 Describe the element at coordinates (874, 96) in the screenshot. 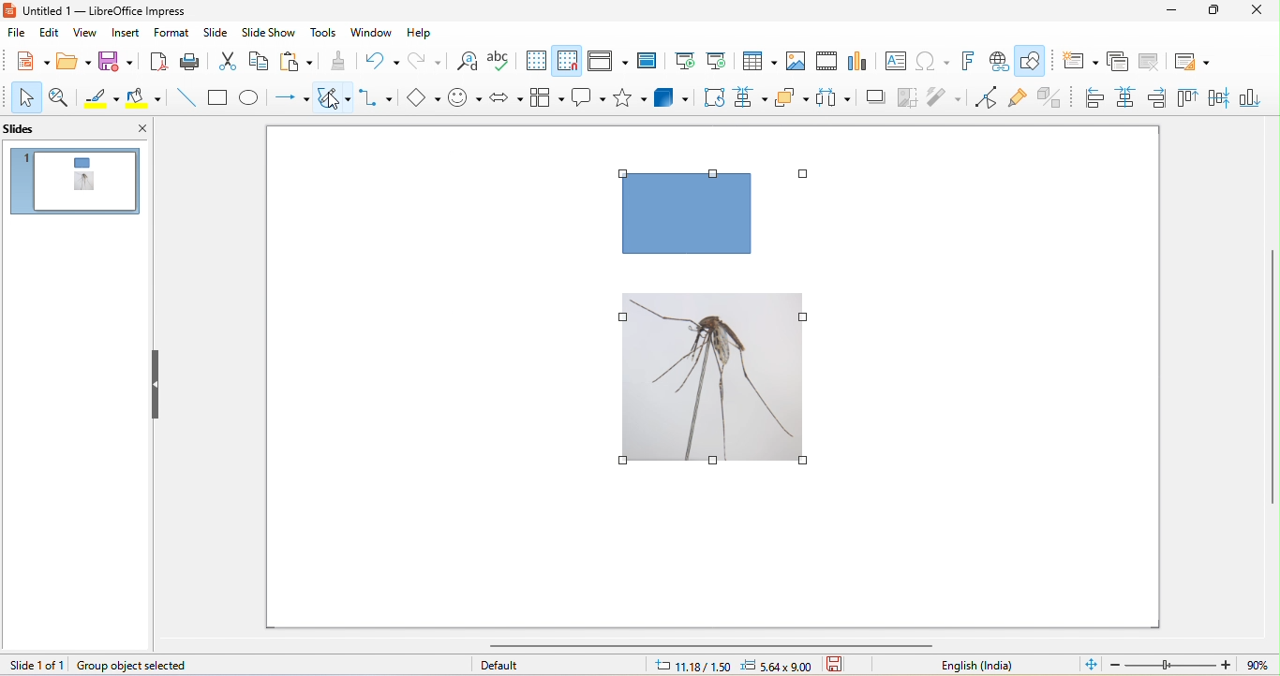

I see `shadow` at that location.